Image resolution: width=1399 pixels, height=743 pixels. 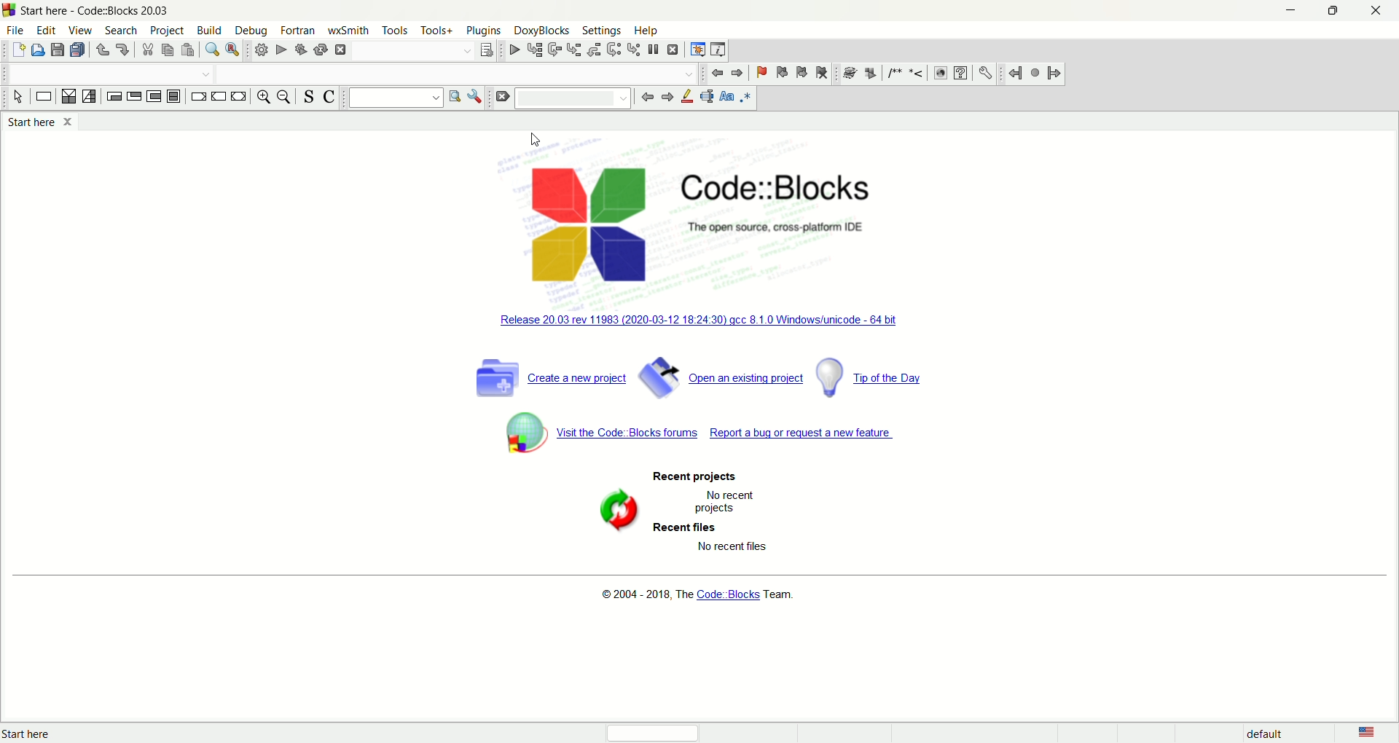 I want to click on symbol, so click(x=600, y=510).